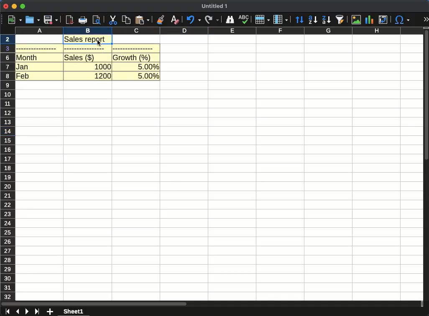 Image resolution: width=429 pixels, height=316 pixels. What do you see at coordinates (229, 20) in the screenshot?
I see `finder` at bounding box center [229, 20].